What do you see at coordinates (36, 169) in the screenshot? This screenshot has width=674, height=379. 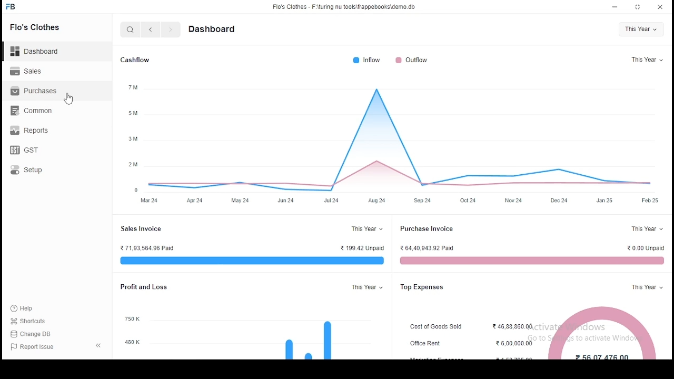 I see `setup` at bounding box center [36, 169].